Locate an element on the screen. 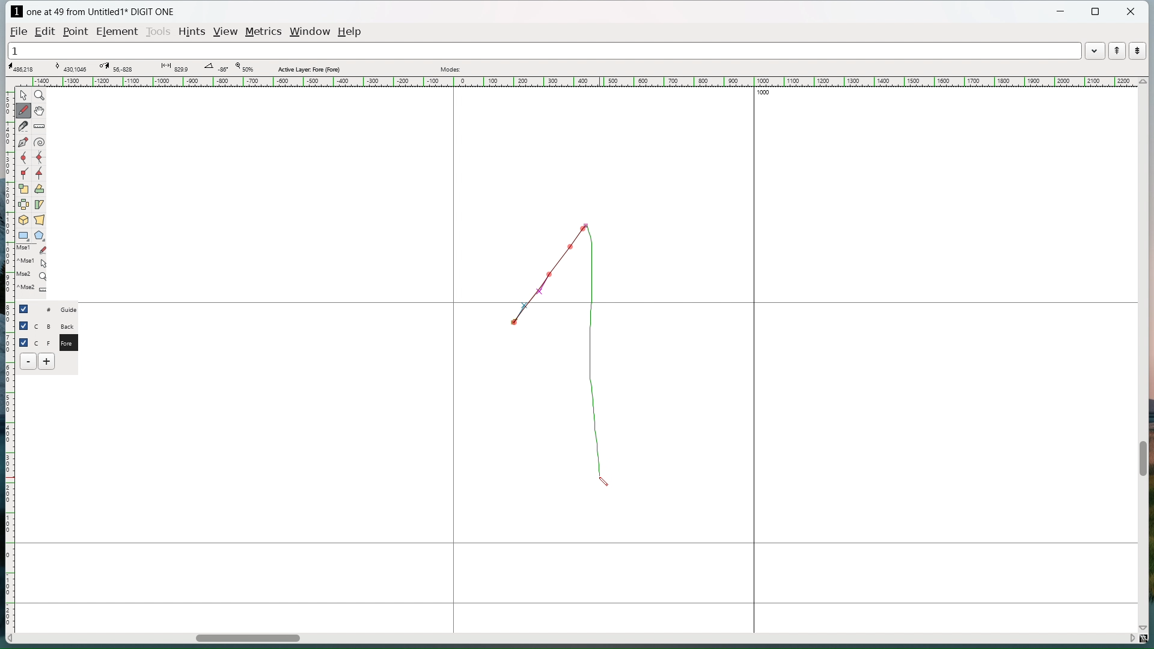  Zoom level  is located at coordinates (243, 68).